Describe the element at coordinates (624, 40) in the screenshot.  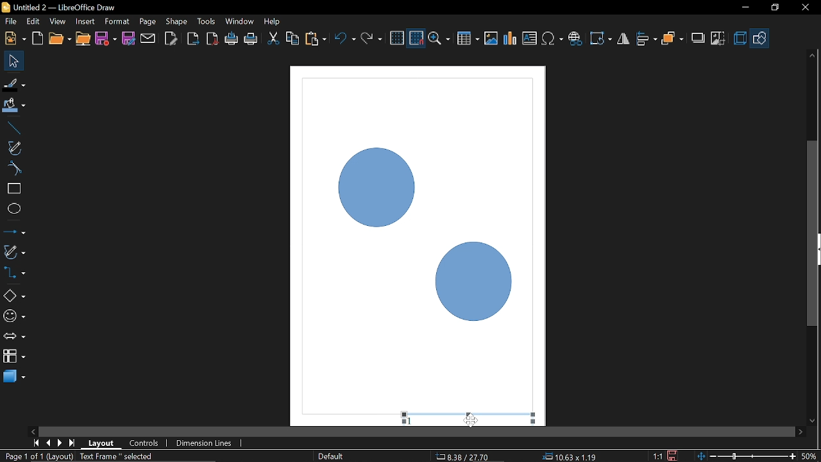
I see `flip` at that location.